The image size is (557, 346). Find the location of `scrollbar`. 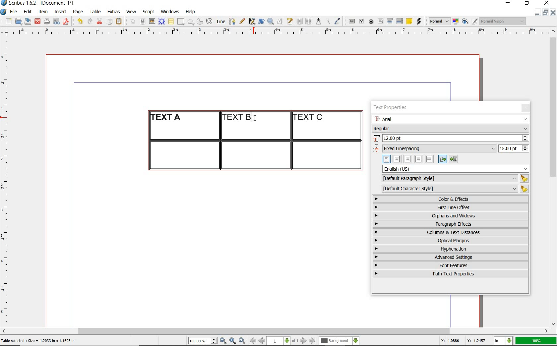

scrollbar is located at coordinates (554, 177).